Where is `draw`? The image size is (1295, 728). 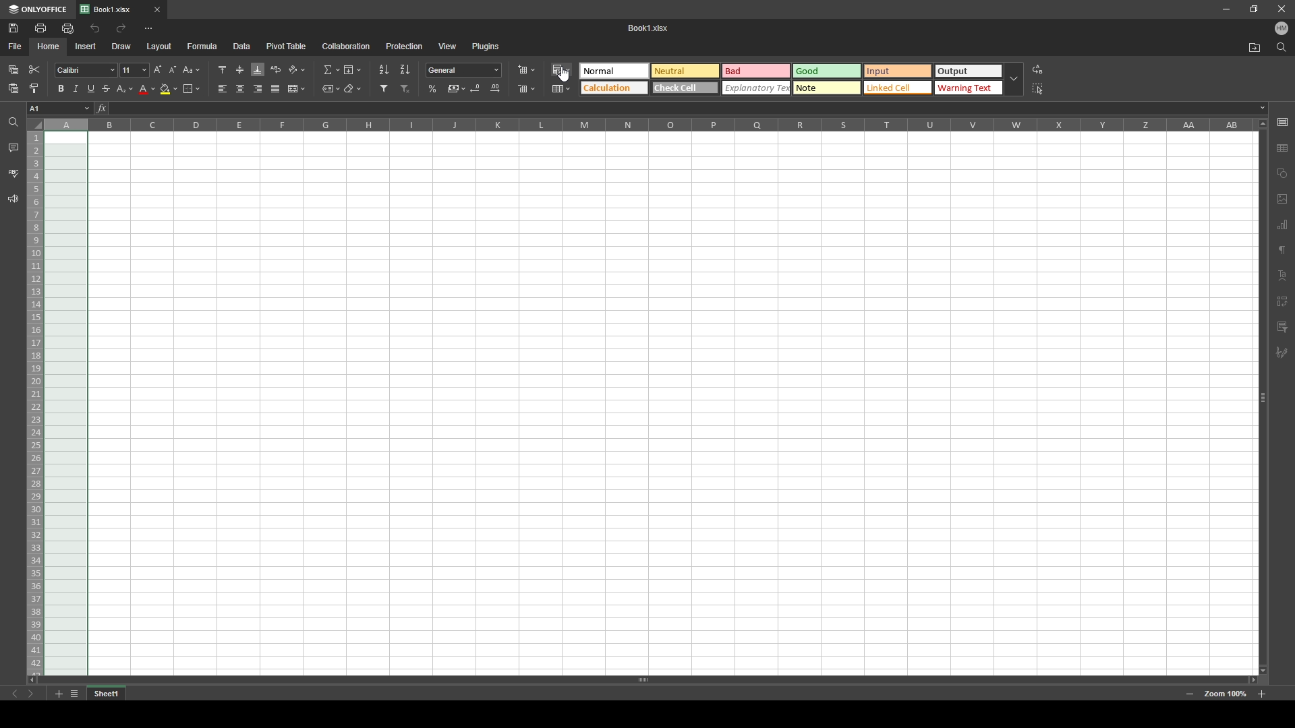
draw is located at coordinates (121, 46).